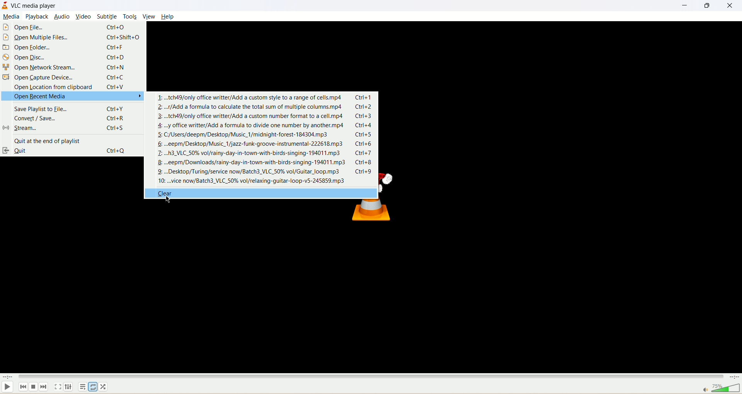 The image size is (742, 394). What do you see at coordinates (250, 117) in the screenshot?
I see `3: ..tch49/only office writter/Add a custom number format to a cell. mp4` at bounding box center [250, 117].